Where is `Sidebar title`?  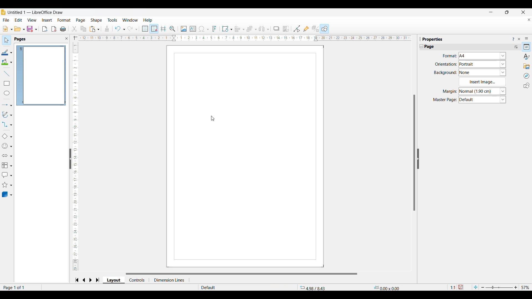 Sidebar title is located at coordinates (433, 39).